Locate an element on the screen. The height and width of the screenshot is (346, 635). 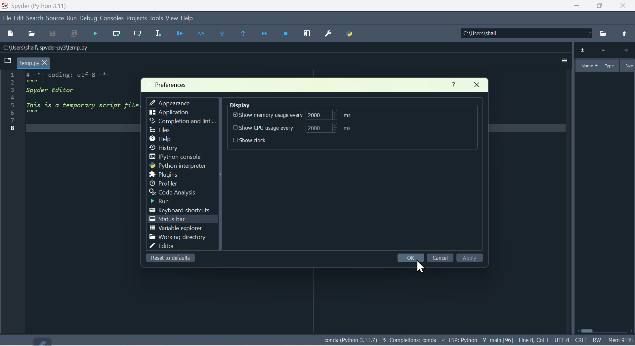
Close is located at coordinates (625, 7).